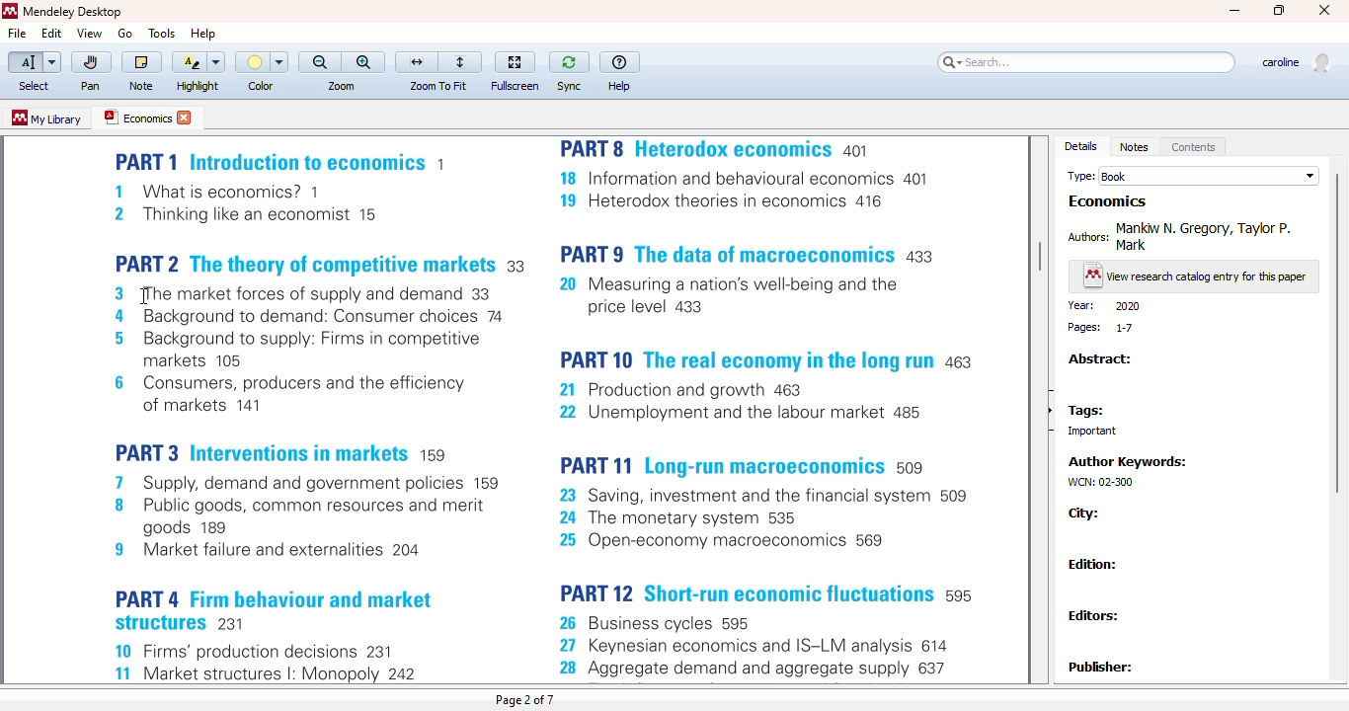  Describe the element at coordinates (9, 11) in the screenshot. I see `logo` at that location.